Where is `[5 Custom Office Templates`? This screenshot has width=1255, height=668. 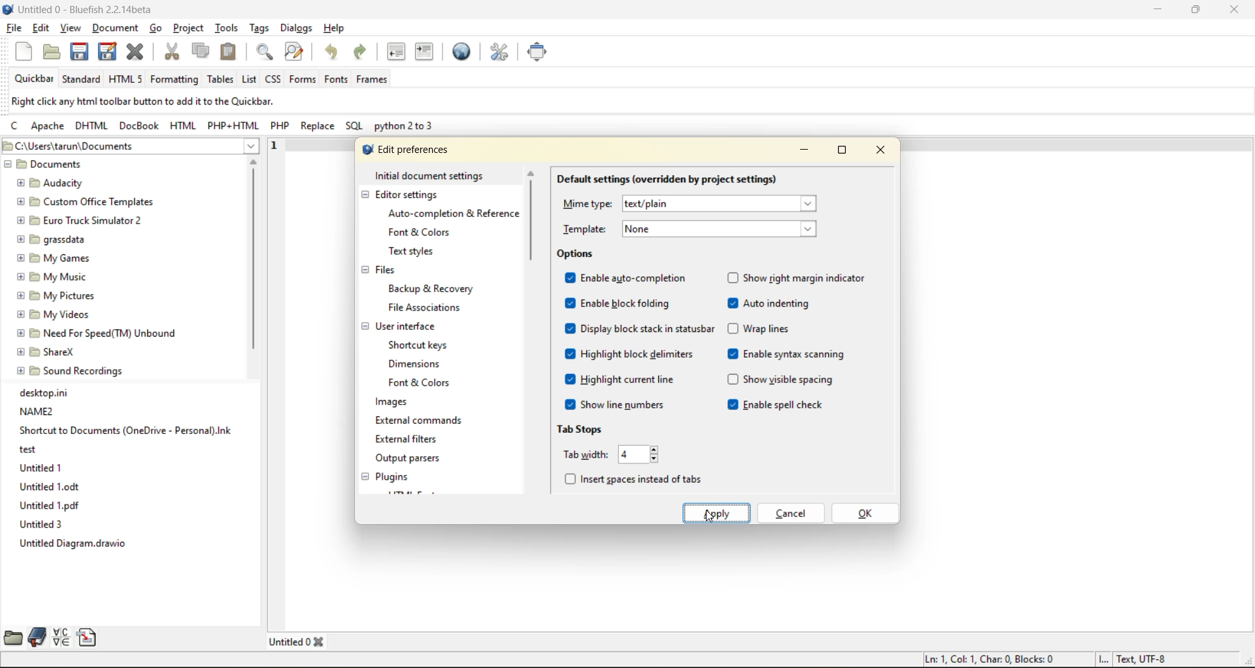 [5 Custom Office Templates is located at coordinates (83, 201).